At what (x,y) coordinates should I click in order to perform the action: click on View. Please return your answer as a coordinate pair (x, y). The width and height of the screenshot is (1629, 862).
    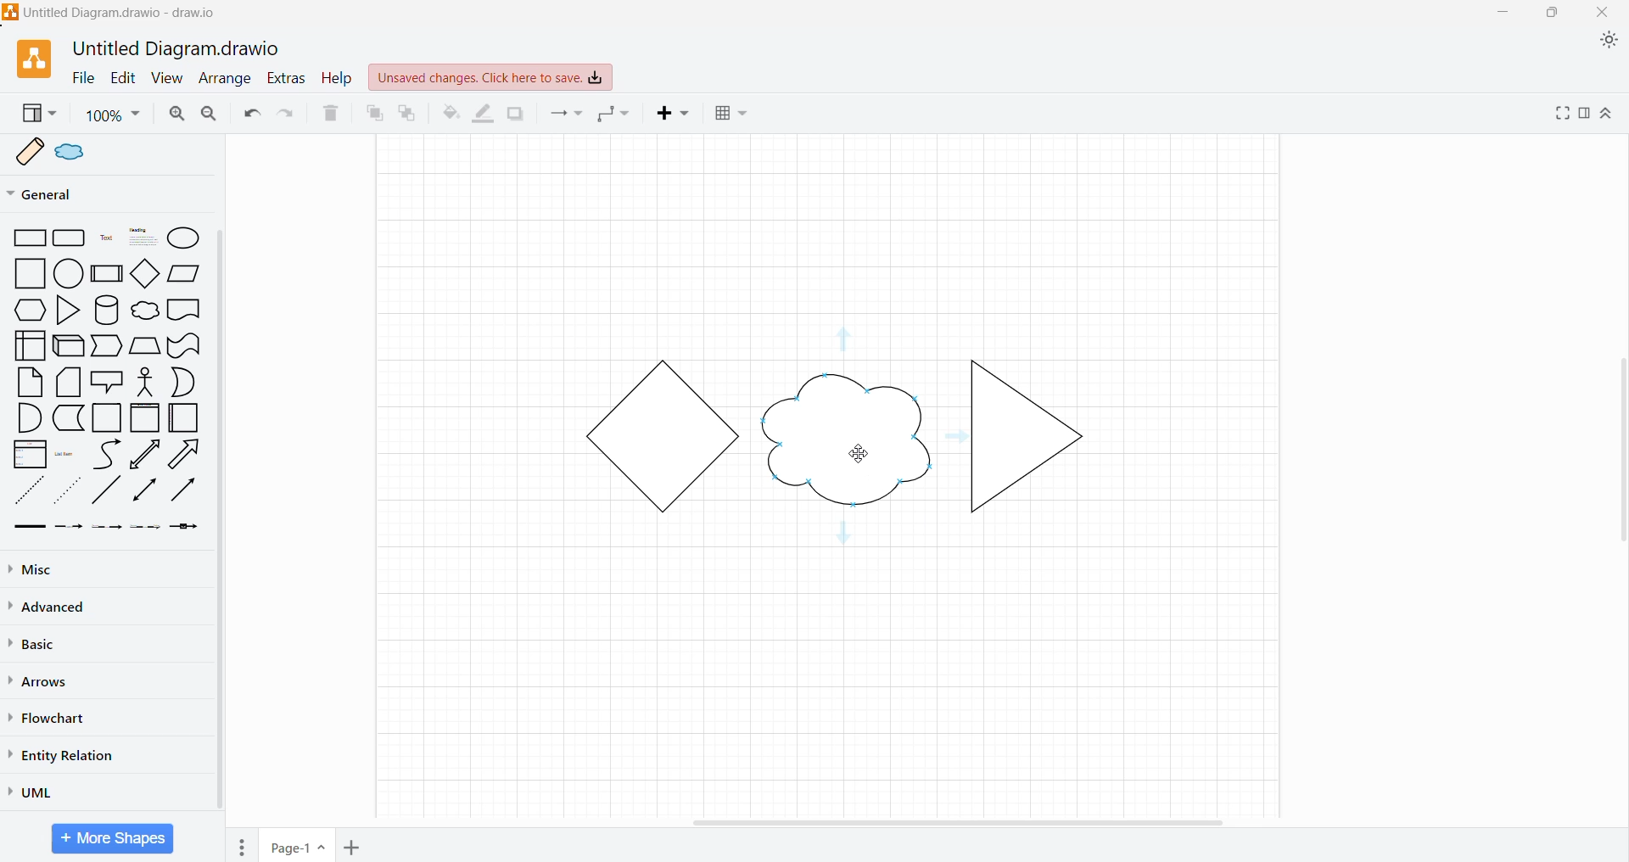
    Looking at the image, I should click on (168, 77).